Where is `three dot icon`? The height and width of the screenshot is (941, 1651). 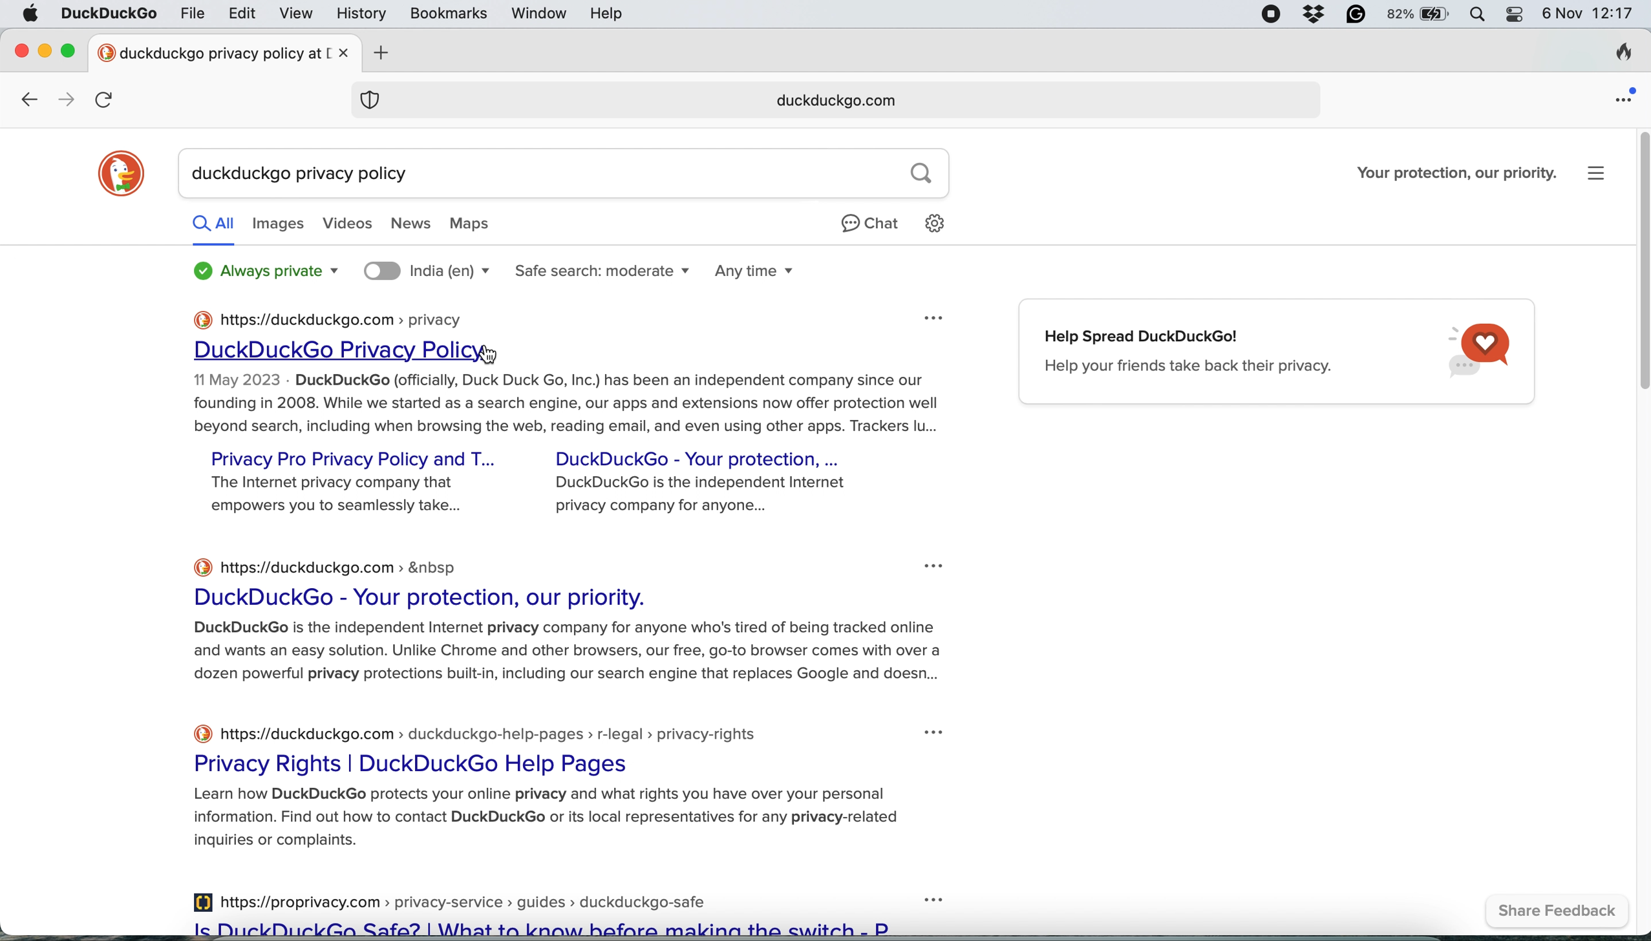 three dot icon is located at coordinates (933, 317).